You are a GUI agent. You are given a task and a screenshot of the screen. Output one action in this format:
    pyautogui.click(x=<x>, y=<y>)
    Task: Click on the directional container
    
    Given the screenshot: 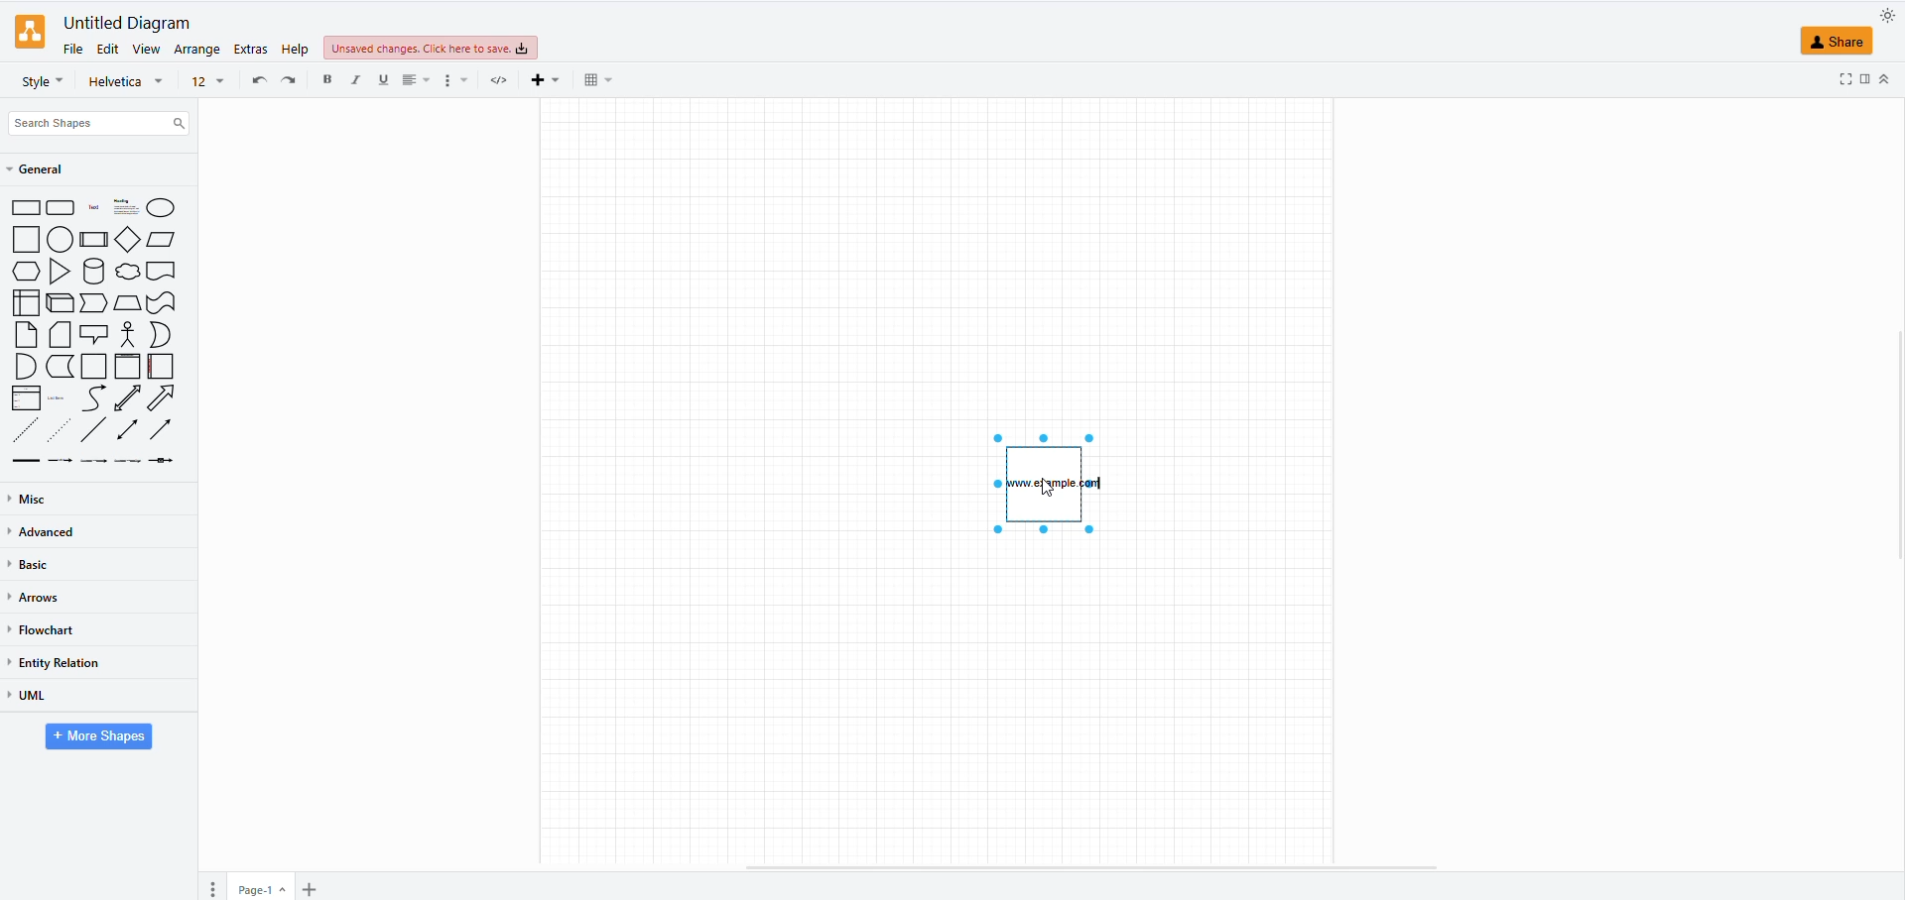 What is the action you would take?
    pyautogui.click(x=166, y=433)
    